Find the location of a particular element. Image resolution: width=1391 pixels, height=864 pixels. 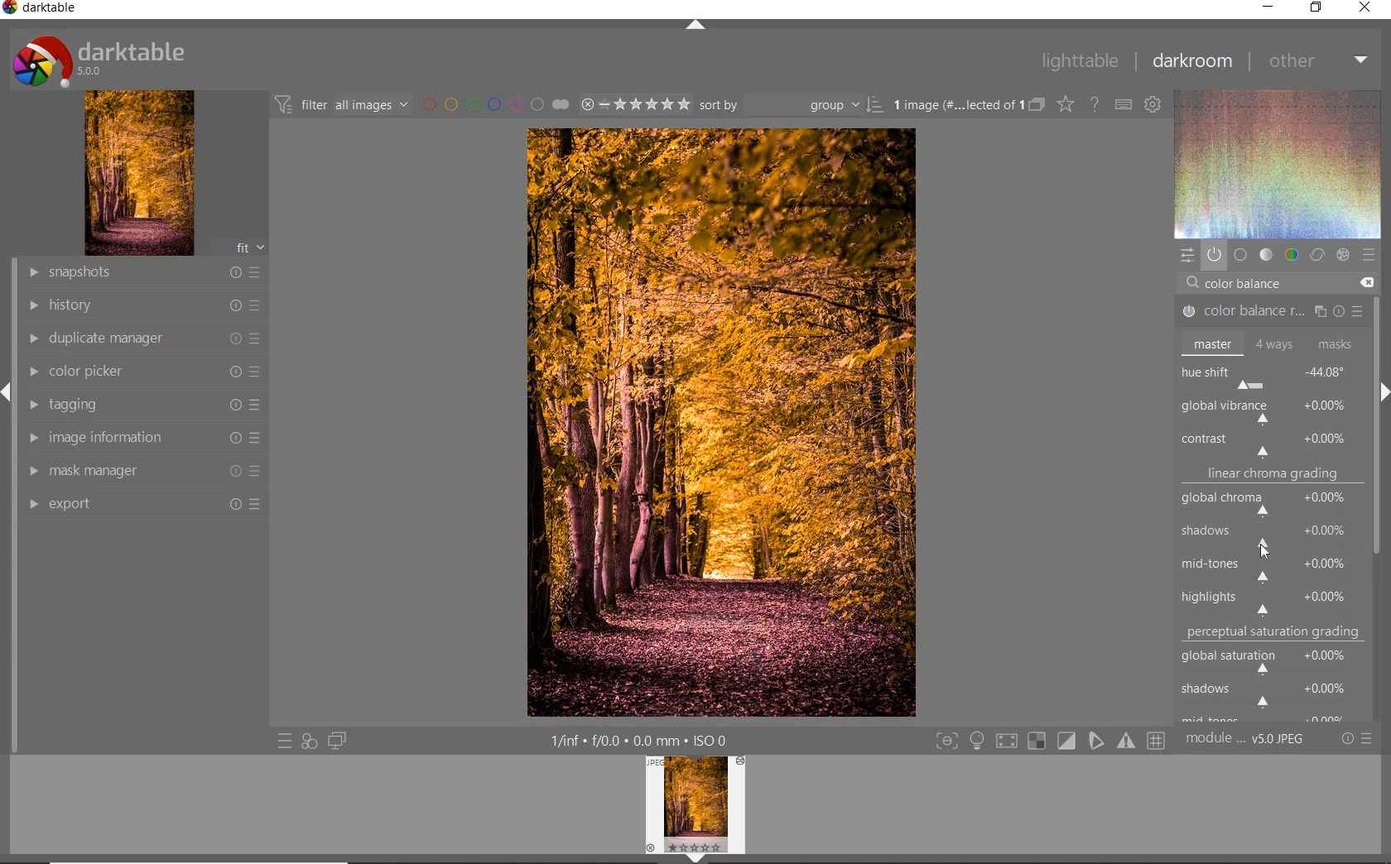

darkroom is located at coordinates (1193, 60).